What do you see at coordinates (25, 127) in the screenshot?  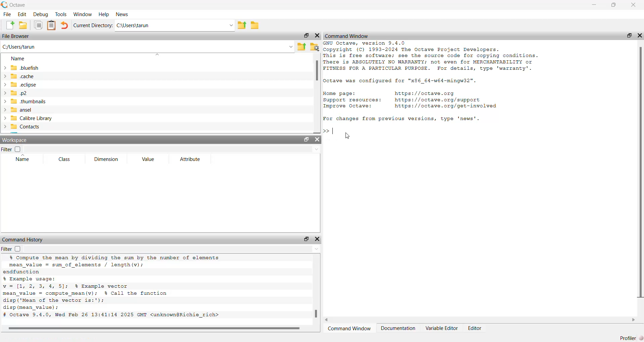 I see `Contacts` at bounding box center [25, 127].